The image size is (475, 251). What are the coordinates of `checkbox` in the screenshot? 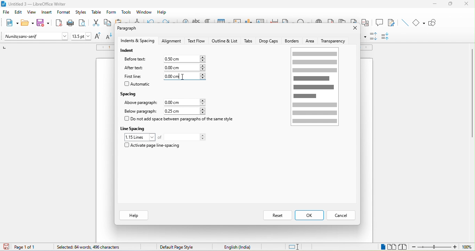 It's located at (127, 83).